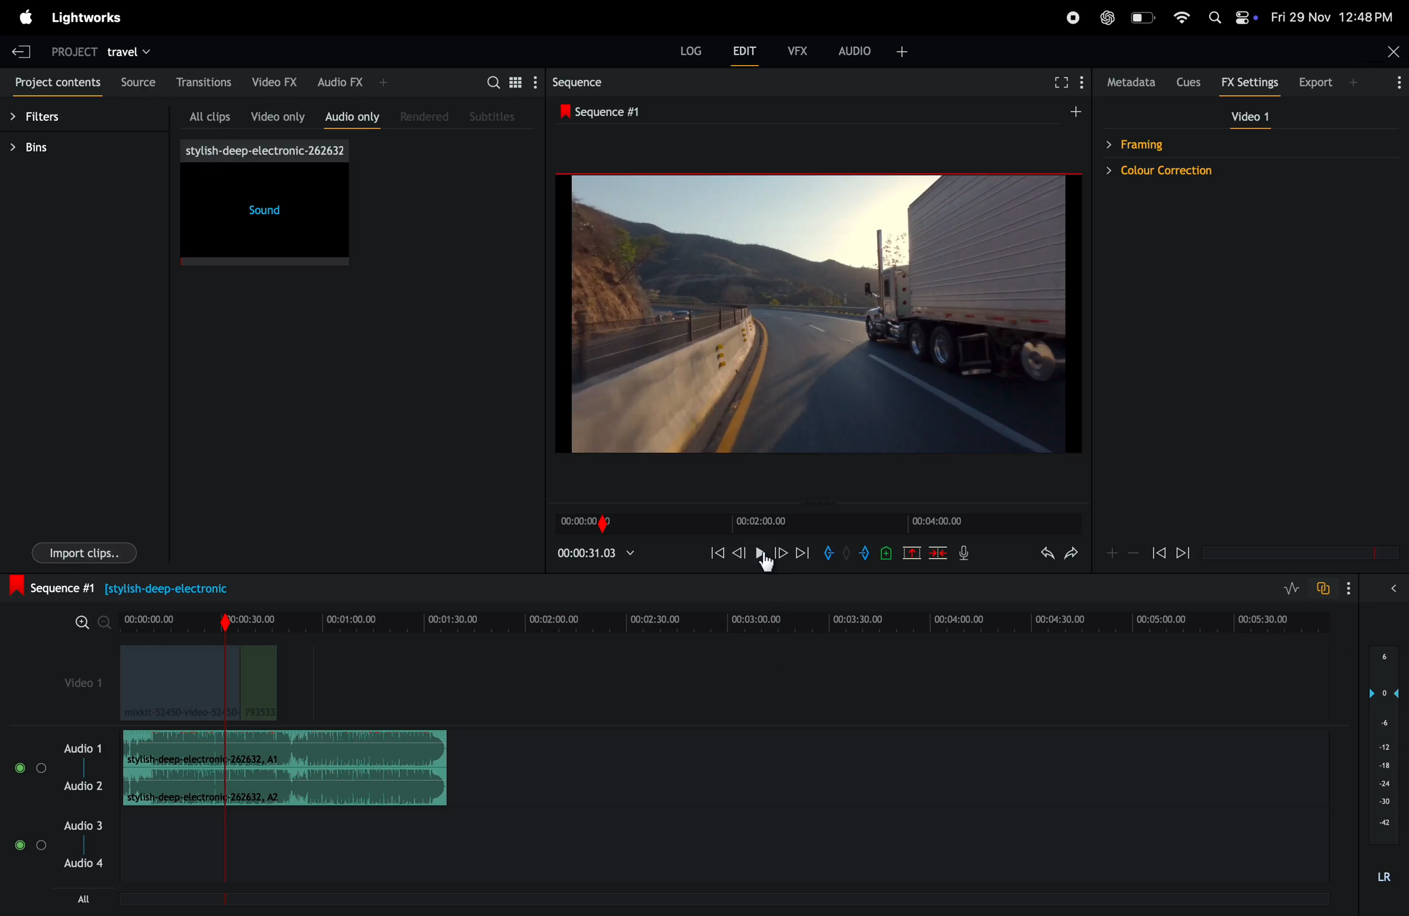 The image size is (1409, 916). I want to click on toggle between list view, so click(513, 81).